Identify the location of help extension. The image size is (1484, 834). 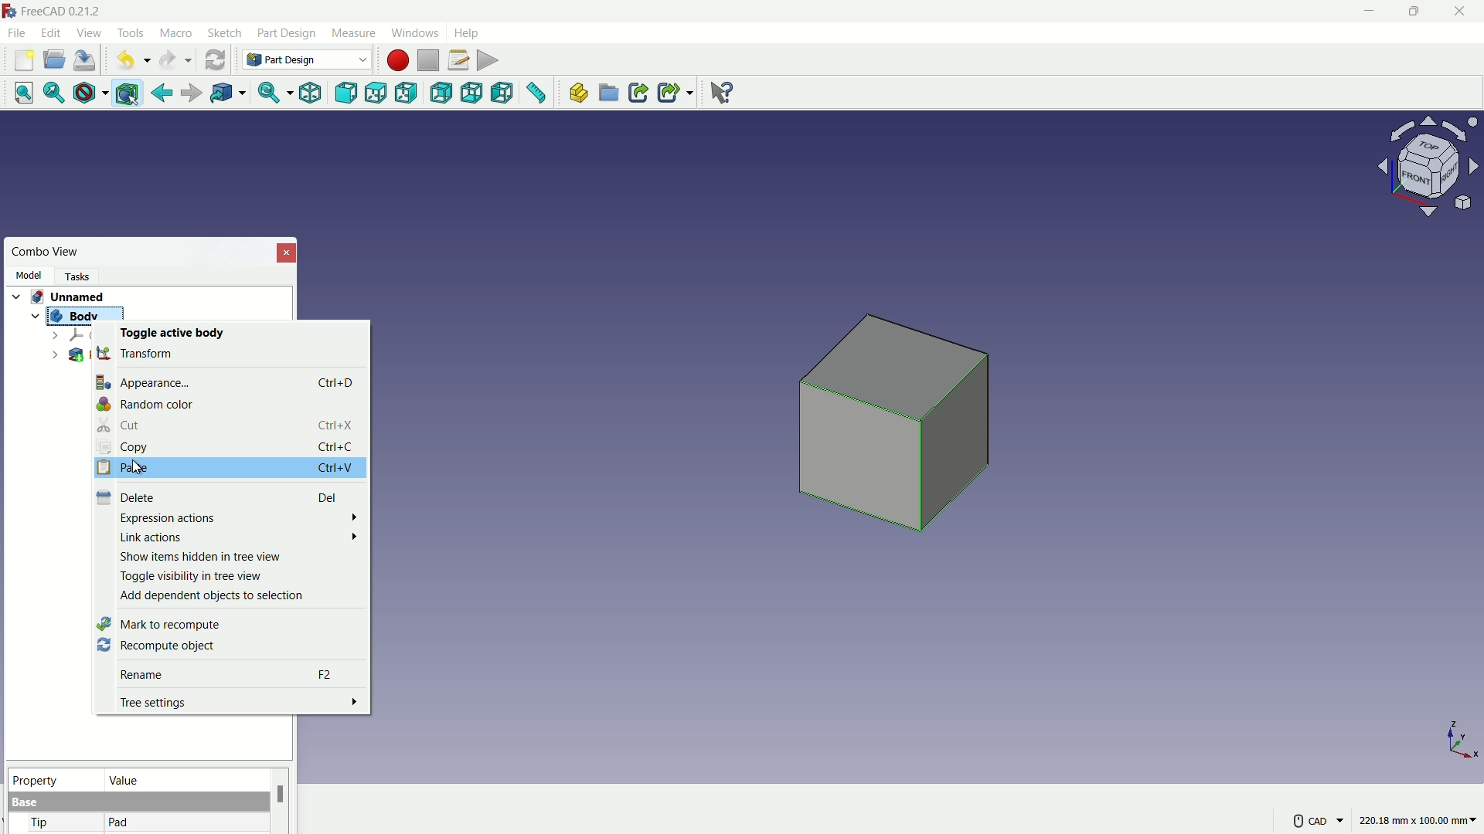
(717, 91).